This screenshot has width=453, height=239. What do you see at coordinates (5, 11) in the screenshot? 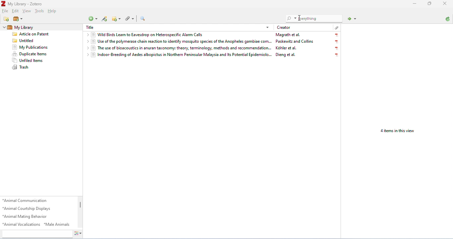
I see `File` at bounding box center [5, 11].